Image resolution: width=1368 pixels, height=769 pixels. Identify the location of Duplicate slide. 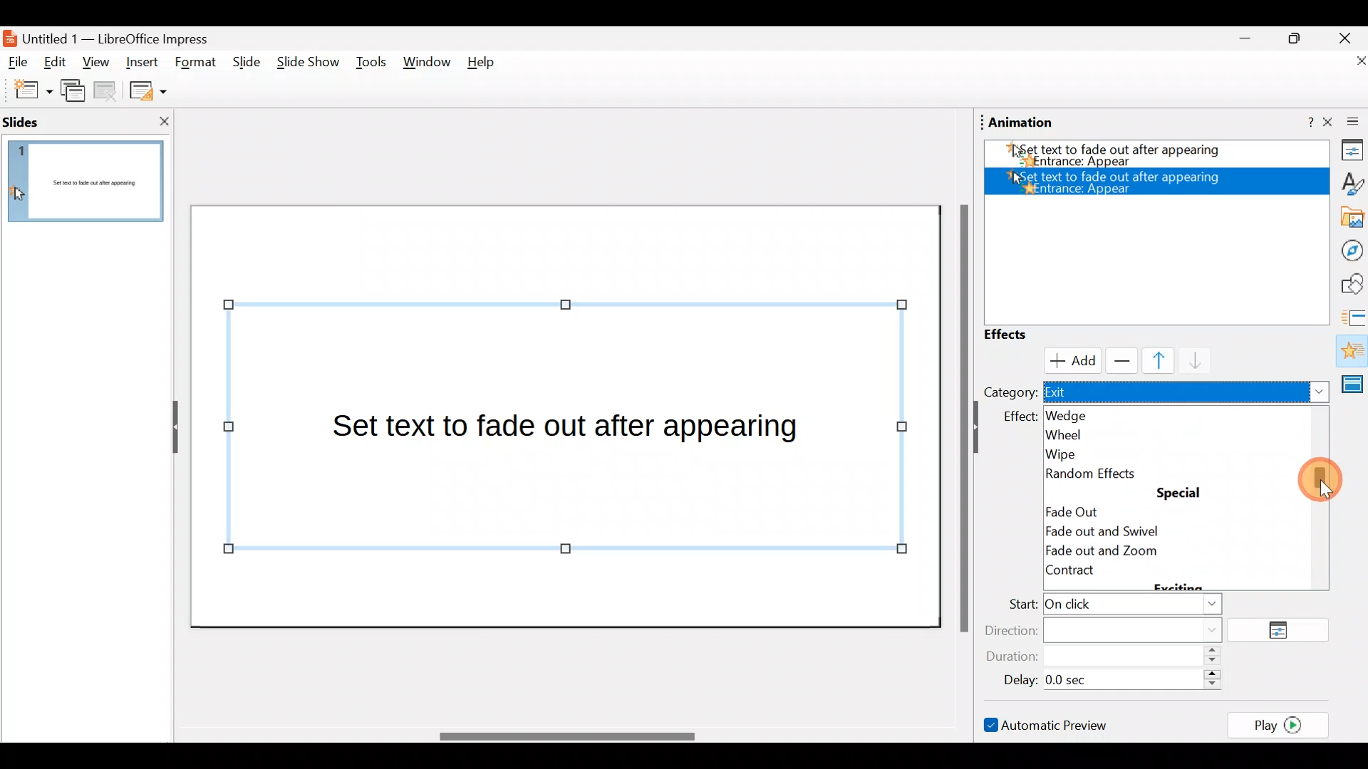
(76, 93).